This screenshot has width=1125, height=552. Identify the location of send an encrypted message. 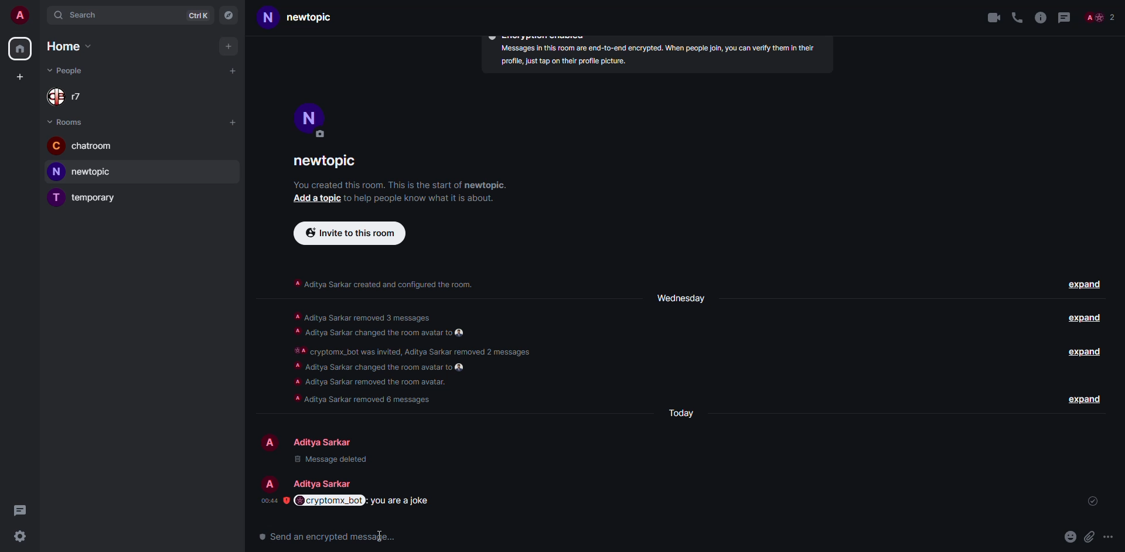
(333, 537).